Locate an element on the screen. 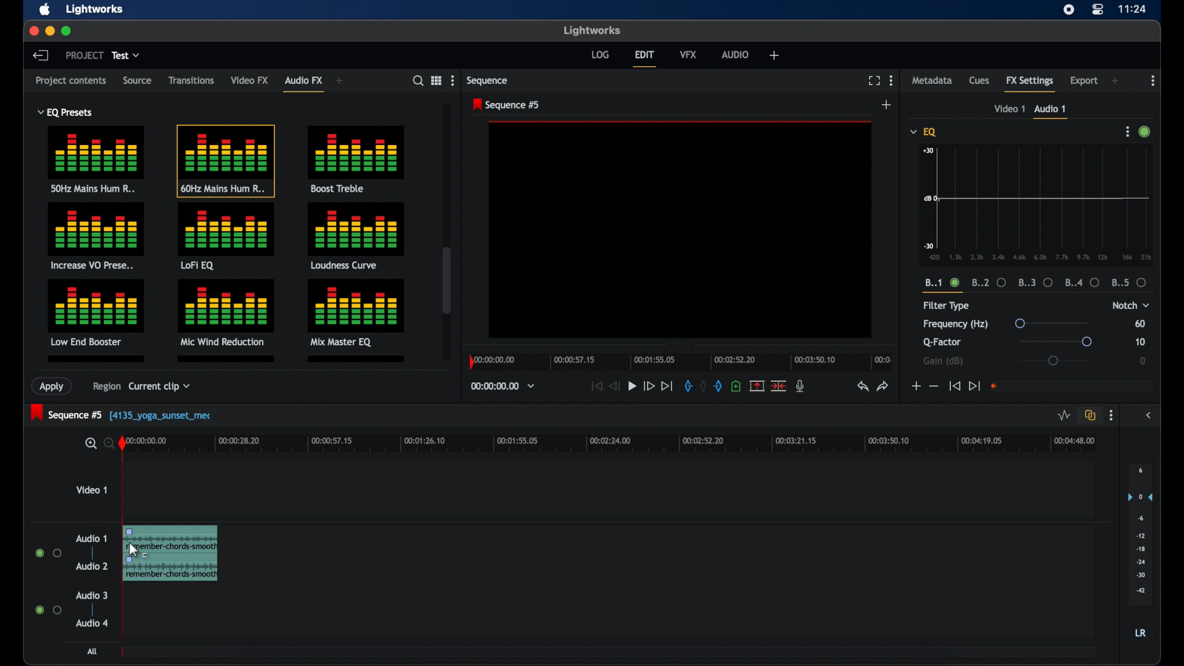 The image size is (1184, 666). increment is located at coordinates (915, 387).